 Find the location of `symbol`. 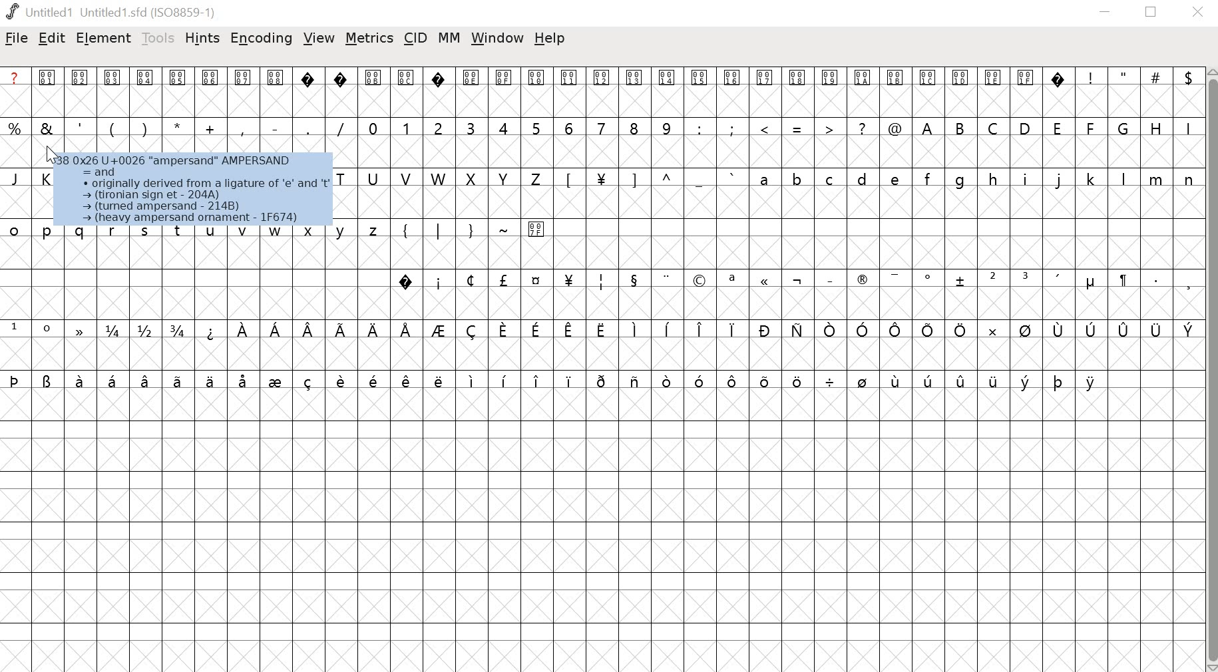

symbol is located at coordinates (474, 328).